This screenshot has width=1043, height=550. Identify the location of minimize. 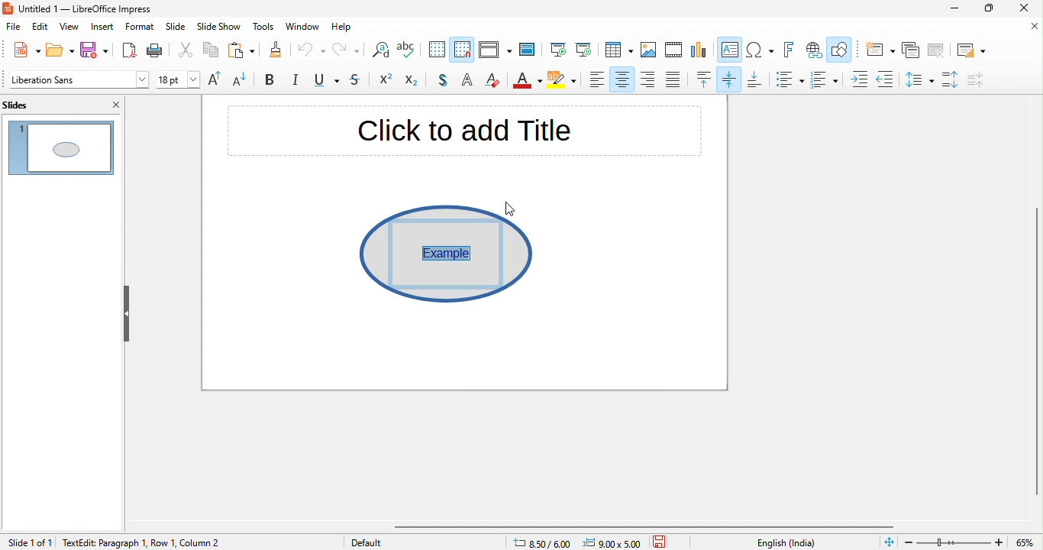
(946, 11).